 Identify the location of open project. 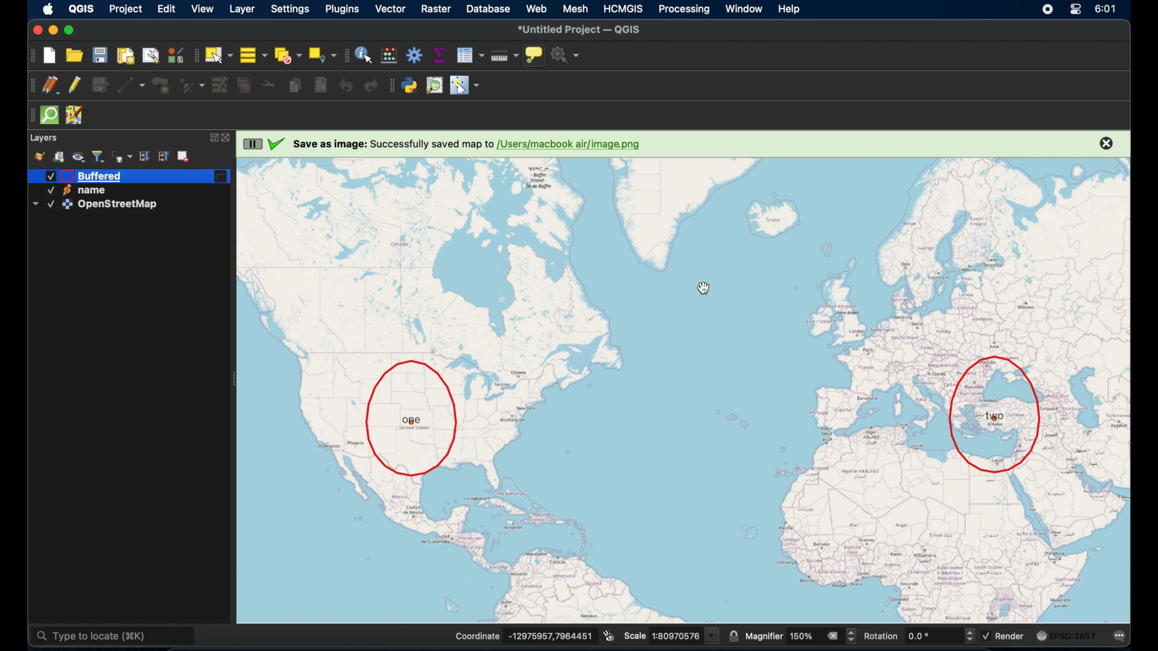
(77, 54).